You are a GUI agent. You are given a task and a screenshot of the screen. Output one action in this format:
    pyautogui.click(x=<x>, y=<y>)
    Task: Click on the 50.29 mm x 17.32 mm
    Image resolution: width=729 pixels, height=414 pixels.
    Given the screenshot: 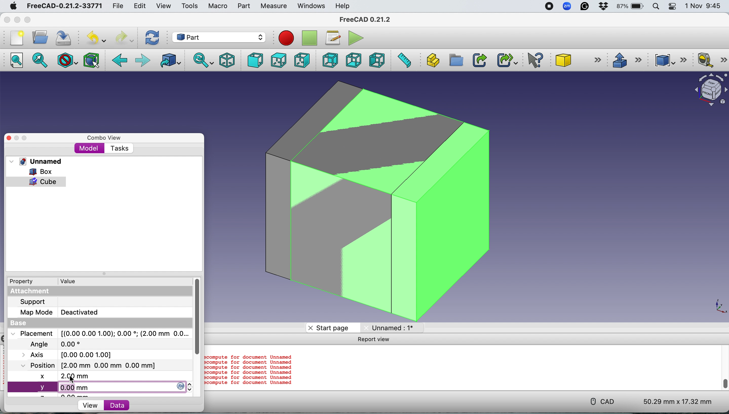 What is the action you would take?
    pyautogui.click(x=673, y=401)
    